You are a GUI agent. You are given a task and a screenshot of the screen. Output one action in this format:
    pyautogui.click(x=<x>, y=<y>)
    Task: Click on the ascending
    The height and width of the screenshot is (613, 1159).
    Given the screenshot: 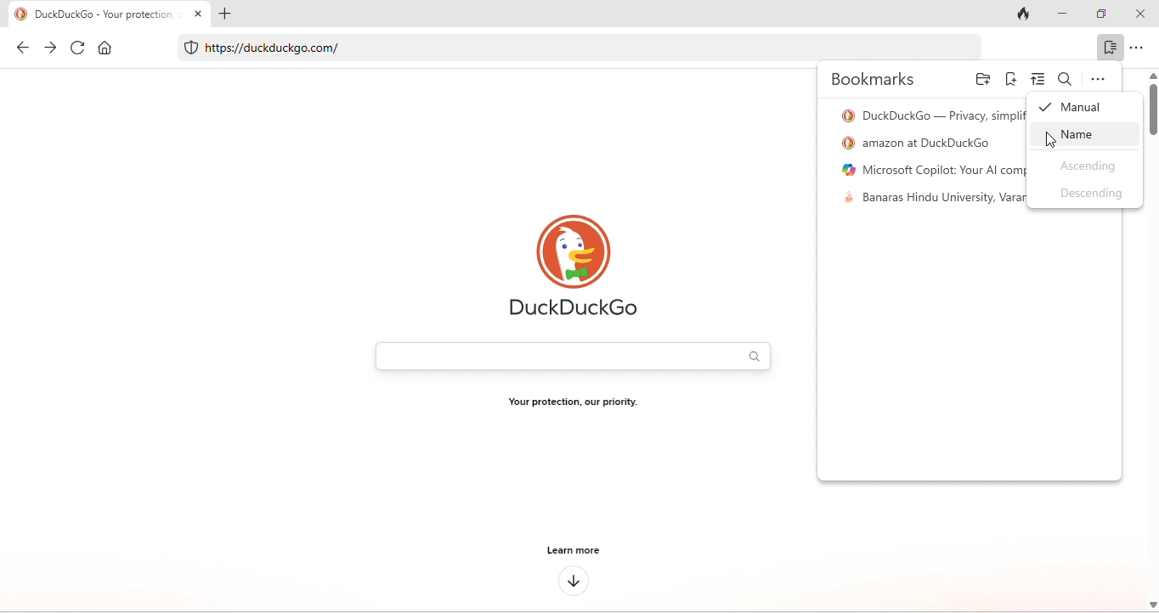 What is the action you would take?
    pyautogui.click(x=1083, y=166)
    